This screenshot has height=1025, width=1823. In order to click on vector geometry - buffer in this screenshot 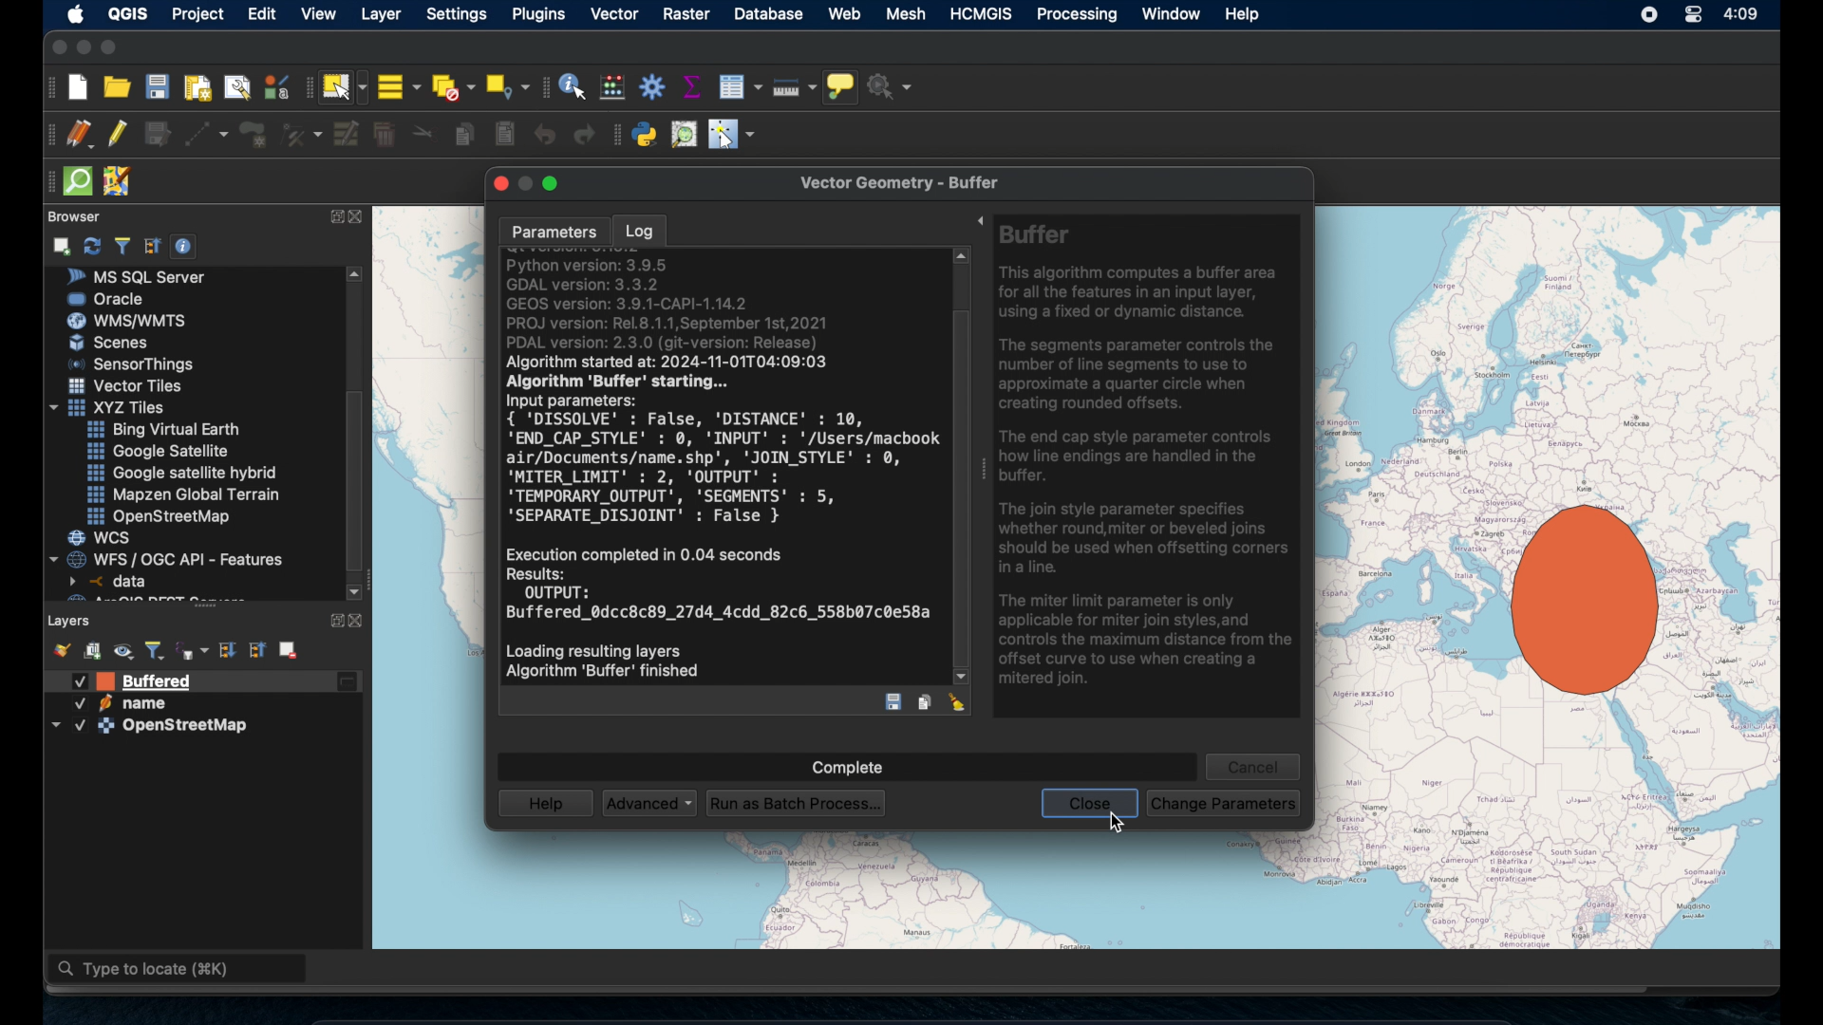, I will do `click(909, 183)`.